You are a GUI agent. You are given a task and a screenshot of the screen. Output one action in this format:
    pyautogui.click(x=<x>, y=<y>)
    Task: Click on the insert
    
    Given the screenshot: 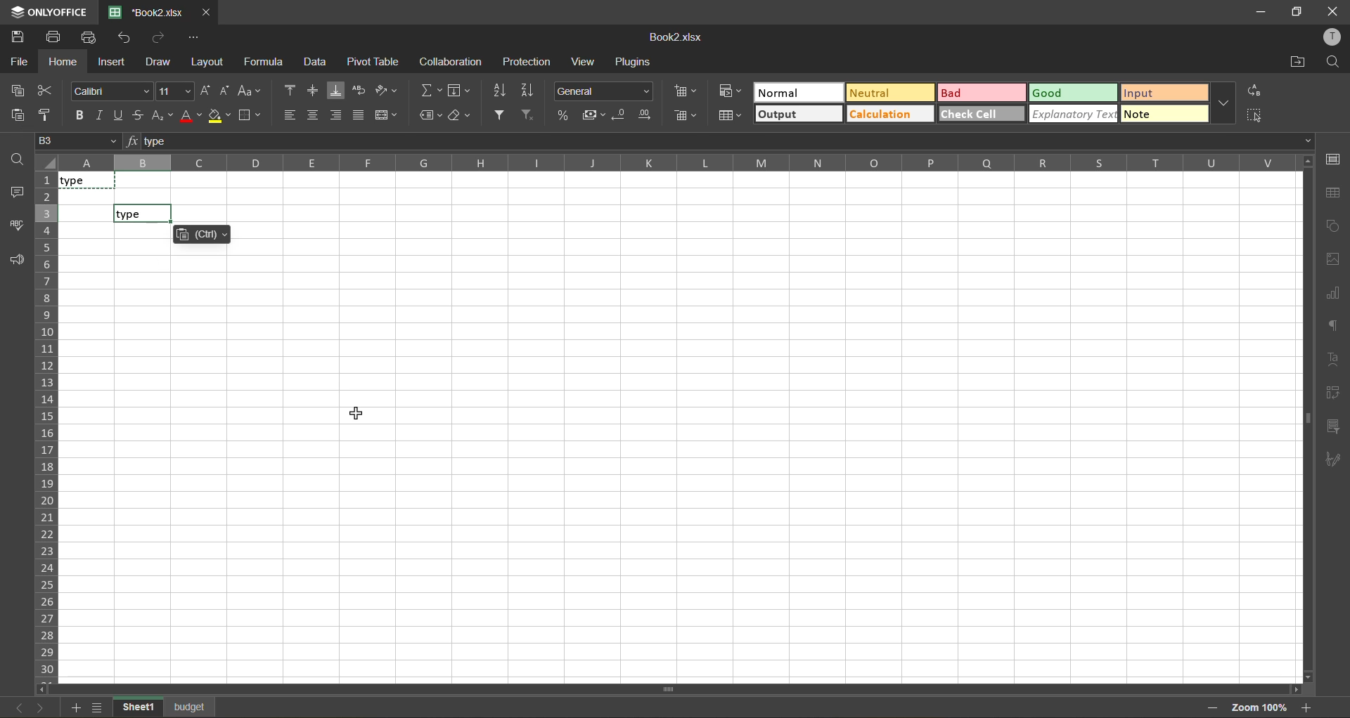 What is the action you would take?
    pyautogui.click(x=113, y=64)
    